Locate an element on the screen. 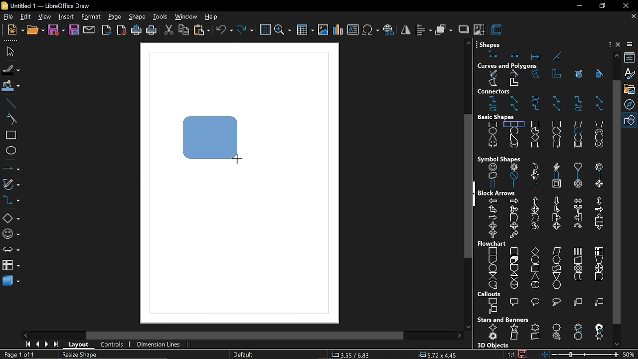  curves and polygons is located at coordinates (544, 79).